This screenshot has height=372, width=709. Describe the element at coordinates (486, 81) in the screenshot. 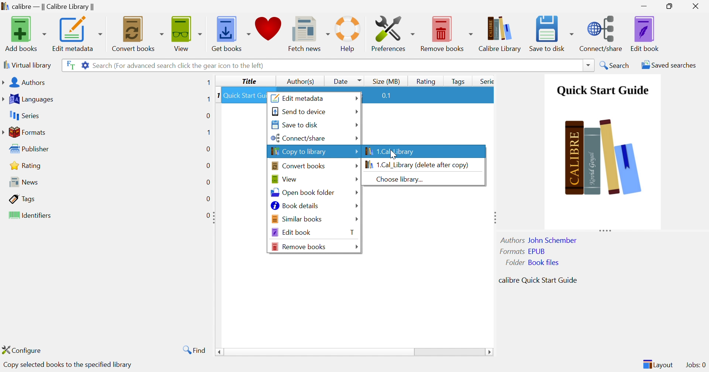

I see `Series` at that location.